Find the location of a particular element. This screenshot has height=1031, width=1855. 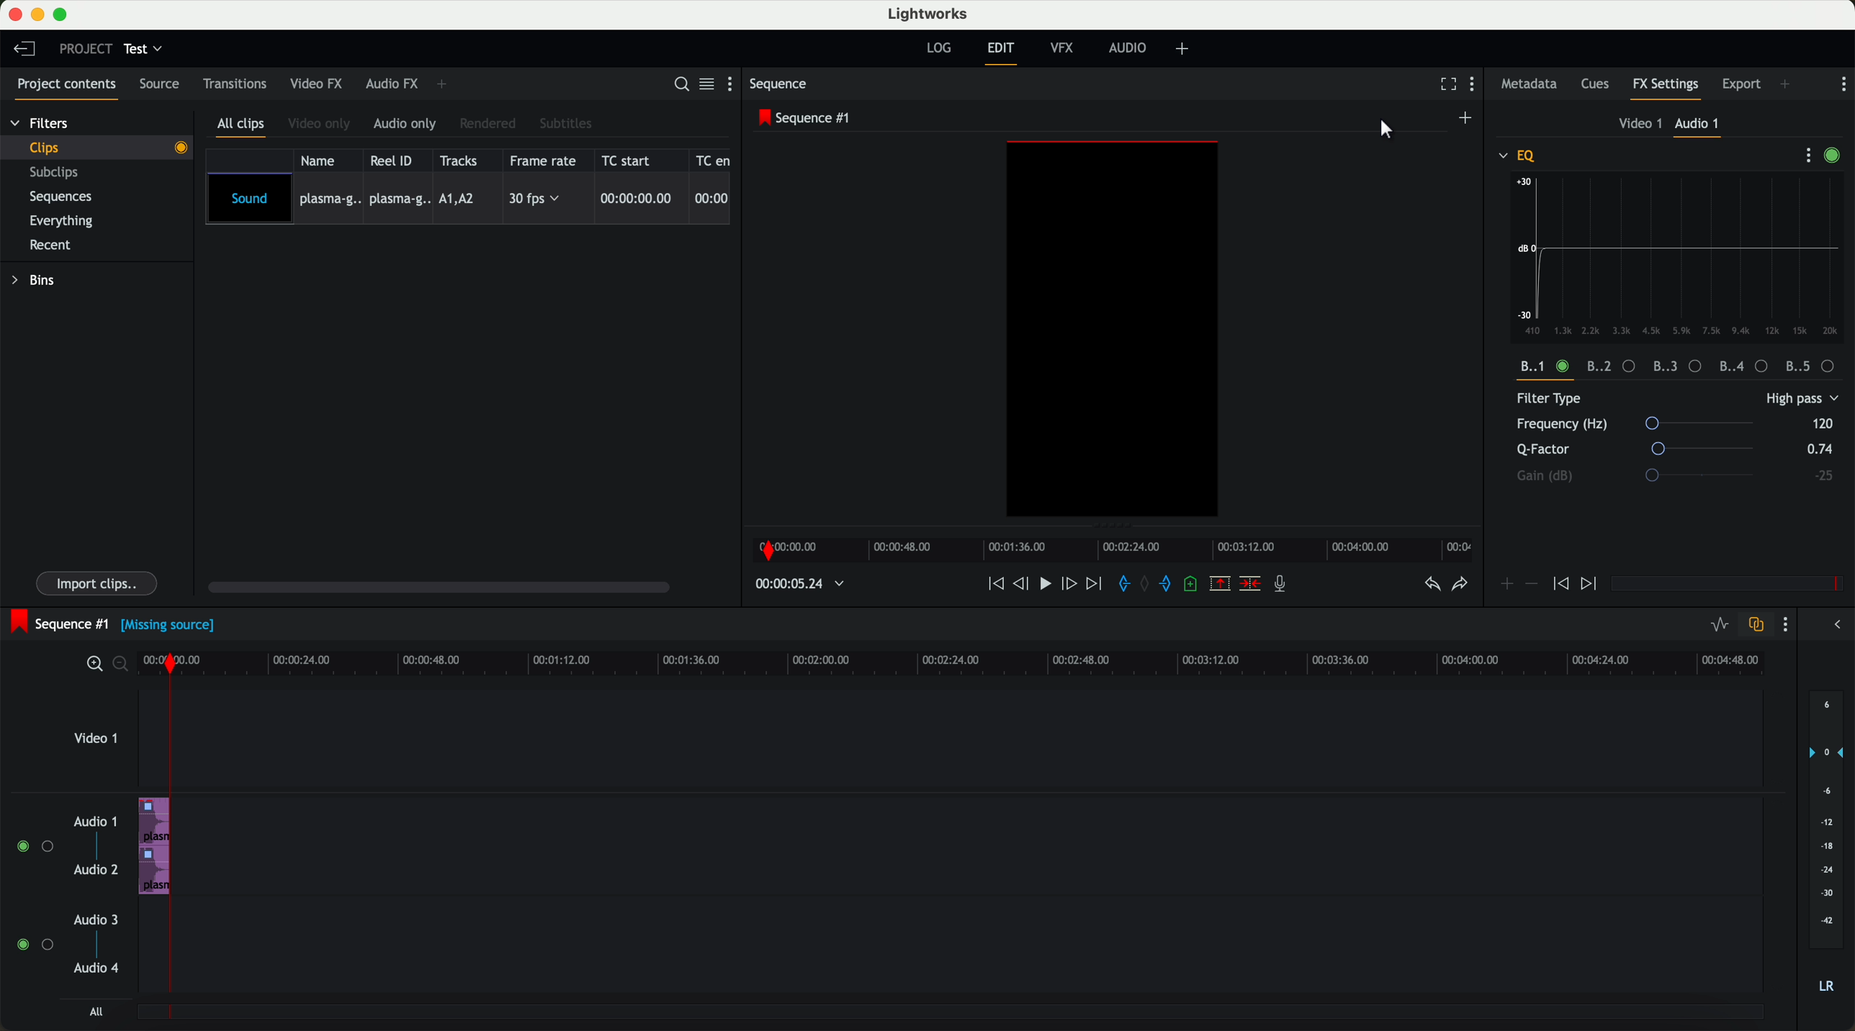

show settings menu is located at coordinates (733, 86).